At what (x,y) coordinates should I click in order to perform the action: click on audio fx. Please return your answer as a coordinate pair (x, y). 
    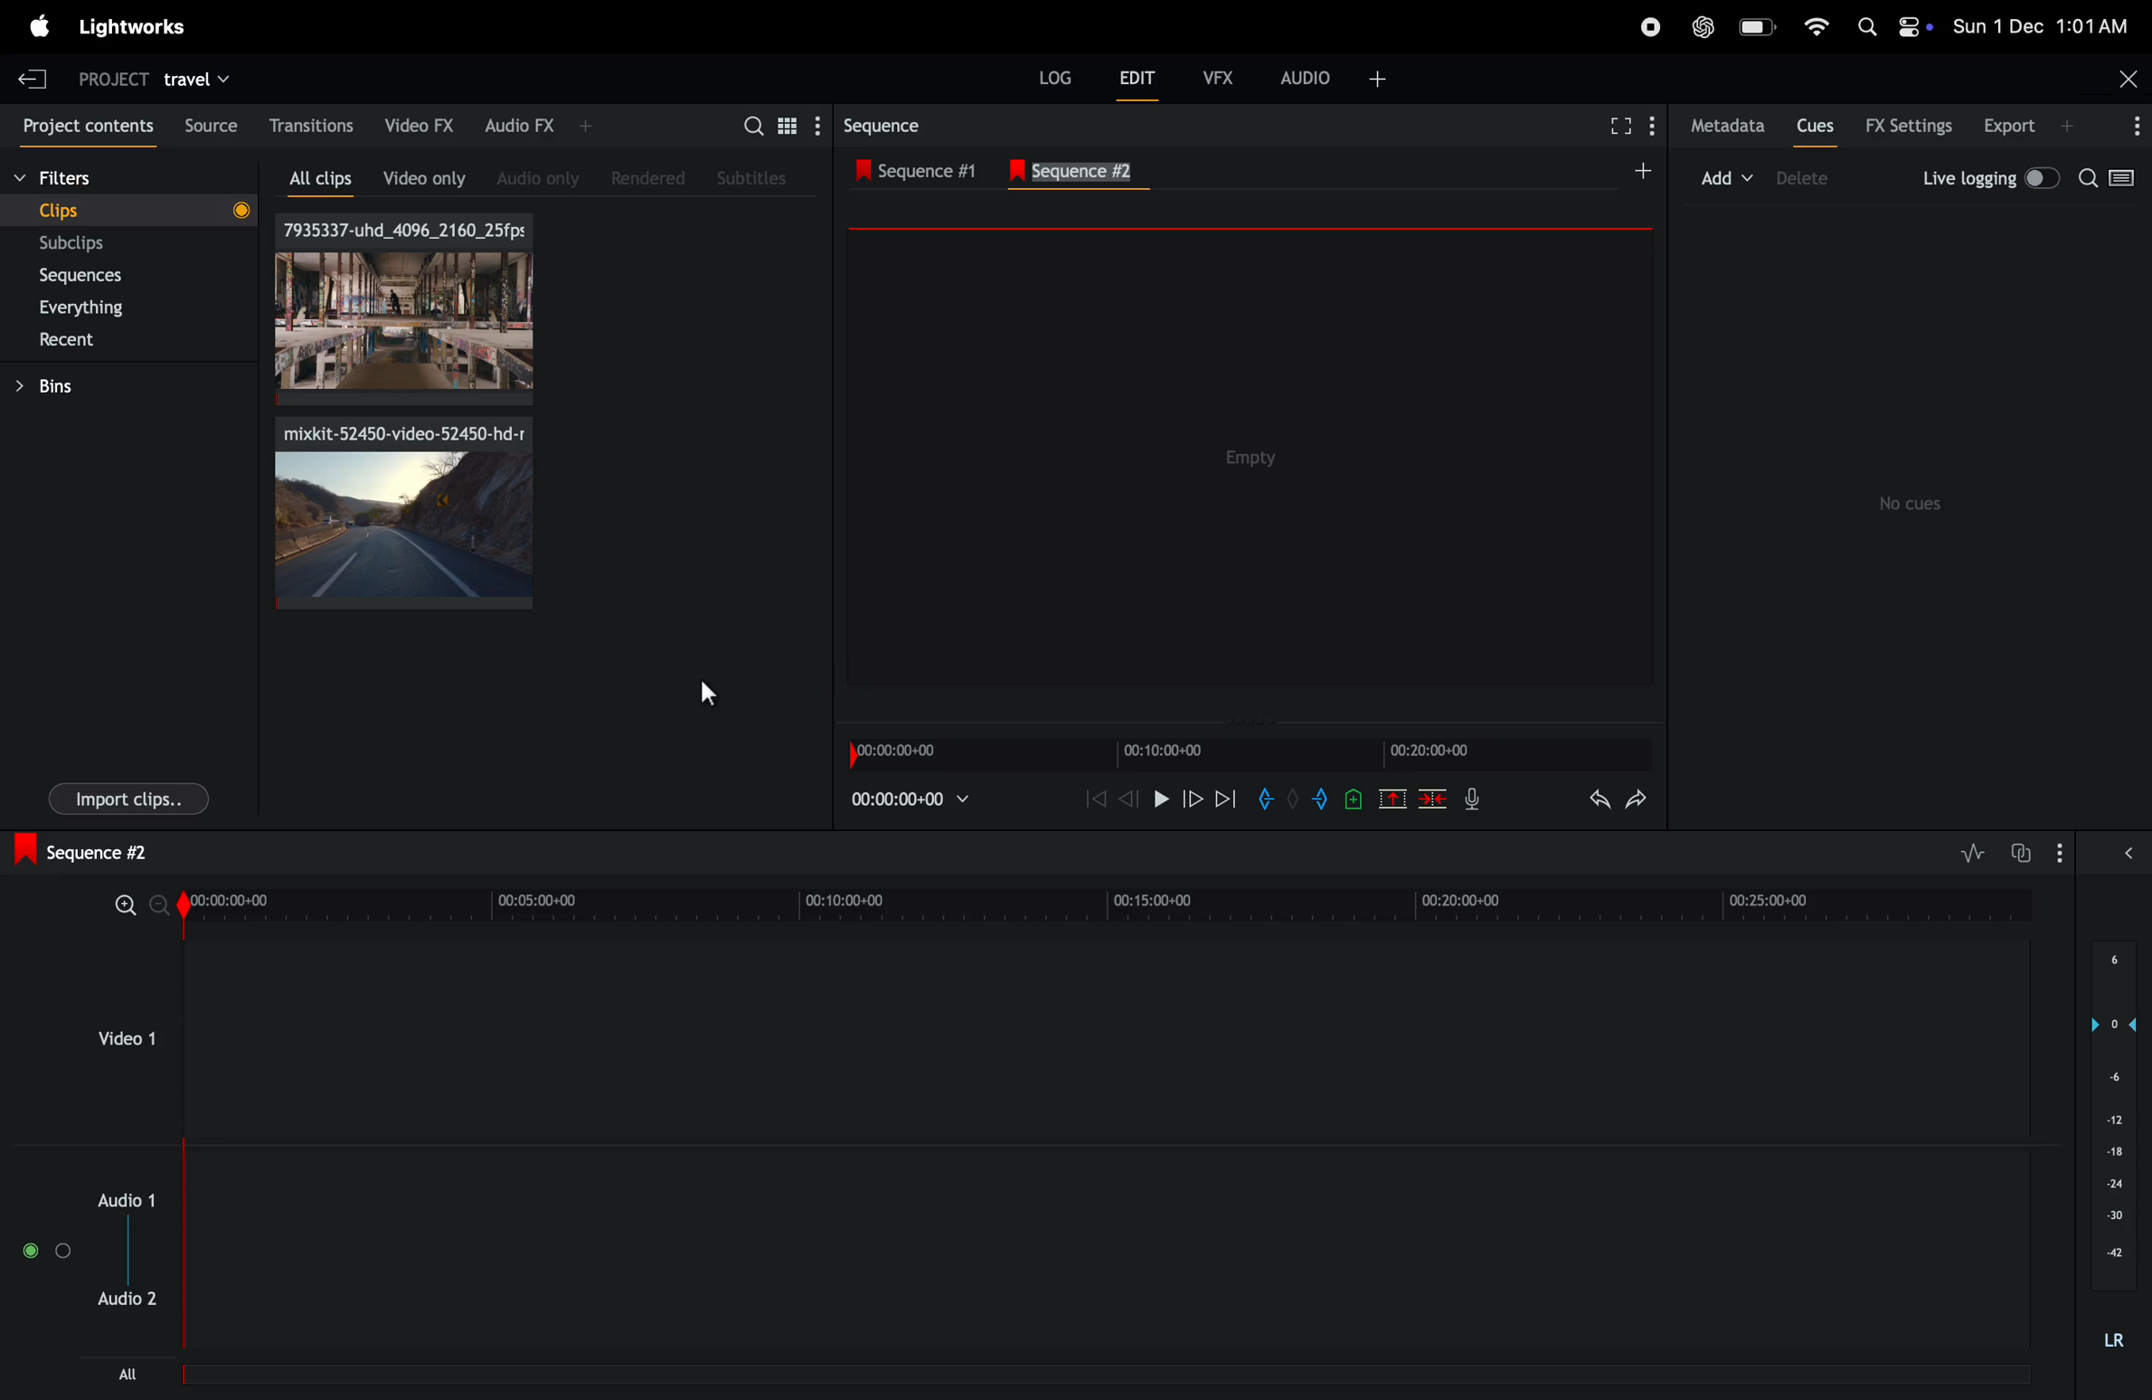
    Looking at the image, I should click on (539, 127).